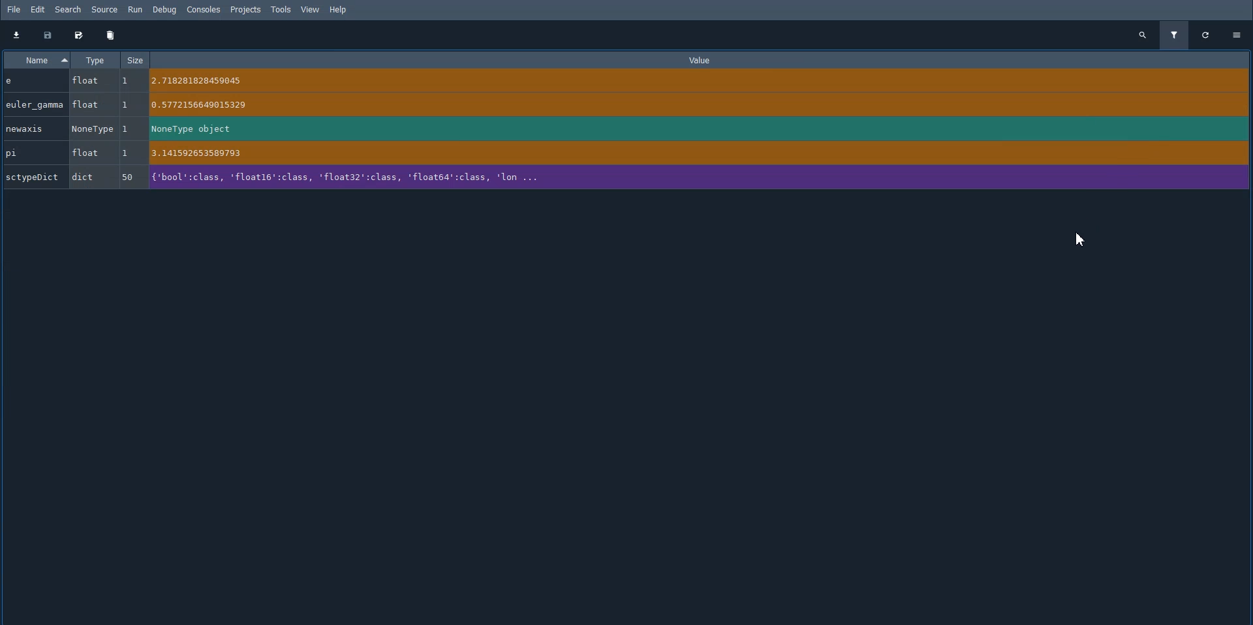  What do you see at coordinates (341, 10) in the screenshot?
I see `Help` at bounding box center [341, 10].